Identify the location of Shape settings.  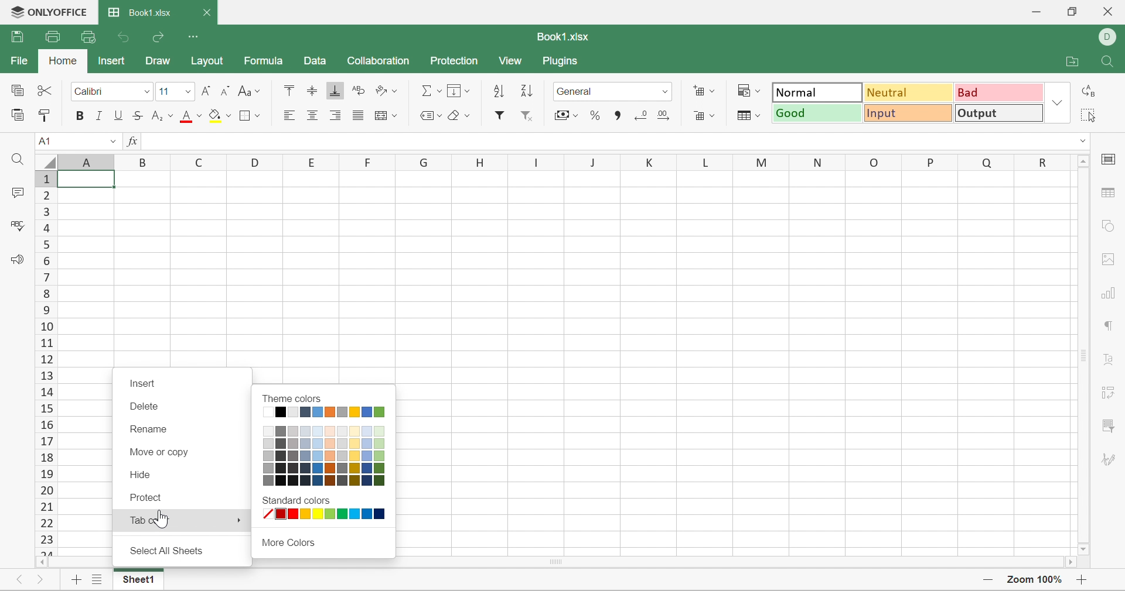
(1107, 226).